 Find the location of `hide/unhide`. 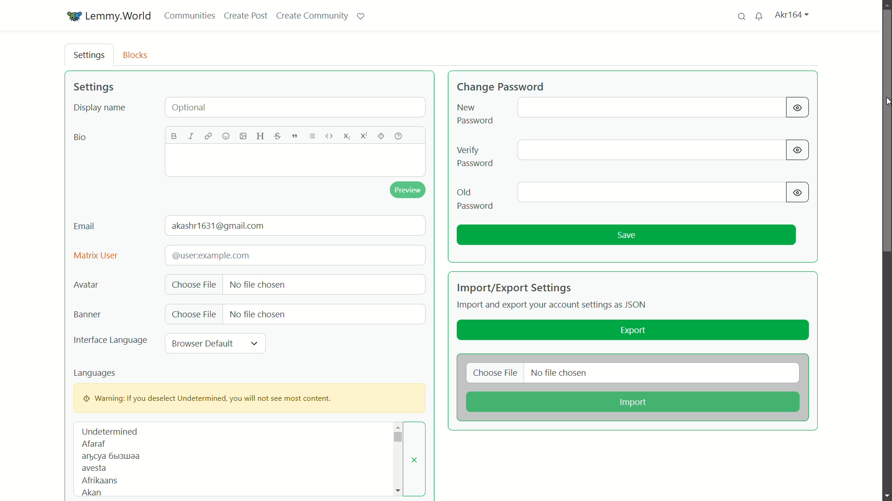

hide/unhide is located at coordinates (798, 108).